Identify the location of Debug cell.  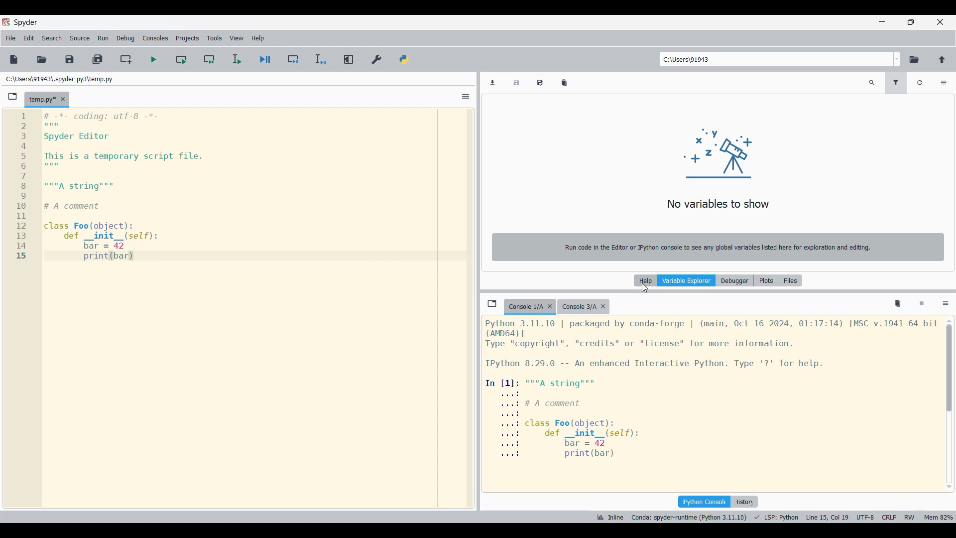
(293, 60).